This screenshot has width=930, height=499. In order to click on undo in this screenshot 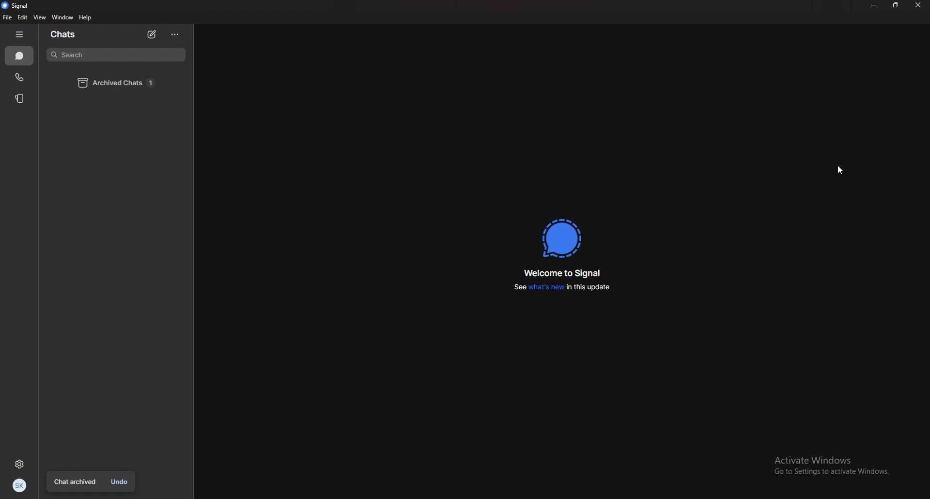, I will do `click(120, 482)`.